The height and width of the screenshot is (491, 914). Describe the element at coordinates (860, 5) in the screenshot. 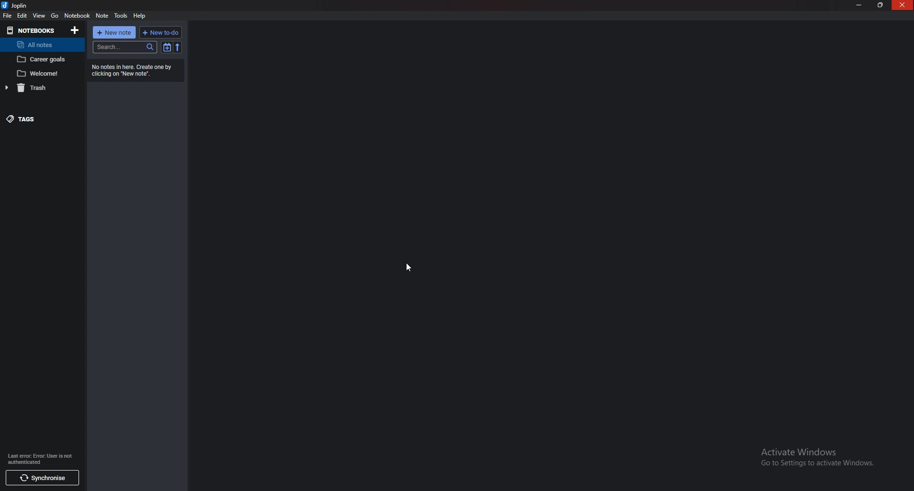

I see `Minimize` at that location.